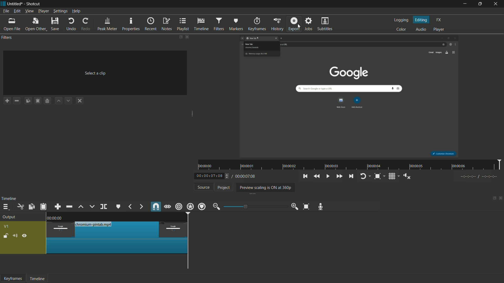 The width and height of the screenshot is (504, 283). Describe the element at coordinates (86, 24) in the screenshot. I see `redo` at that location.